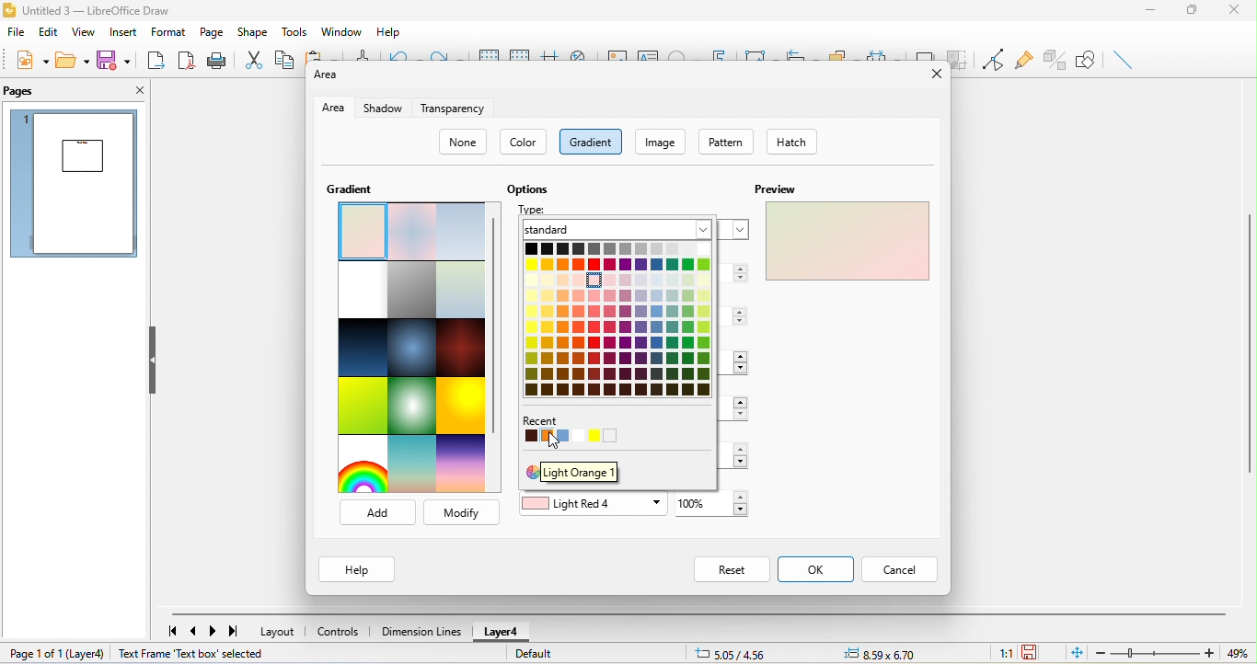 This screenshot has height=664, width=1257. Describe the element at coordinates (1153, 10) in the screenshot. I see `minimize` at that location.